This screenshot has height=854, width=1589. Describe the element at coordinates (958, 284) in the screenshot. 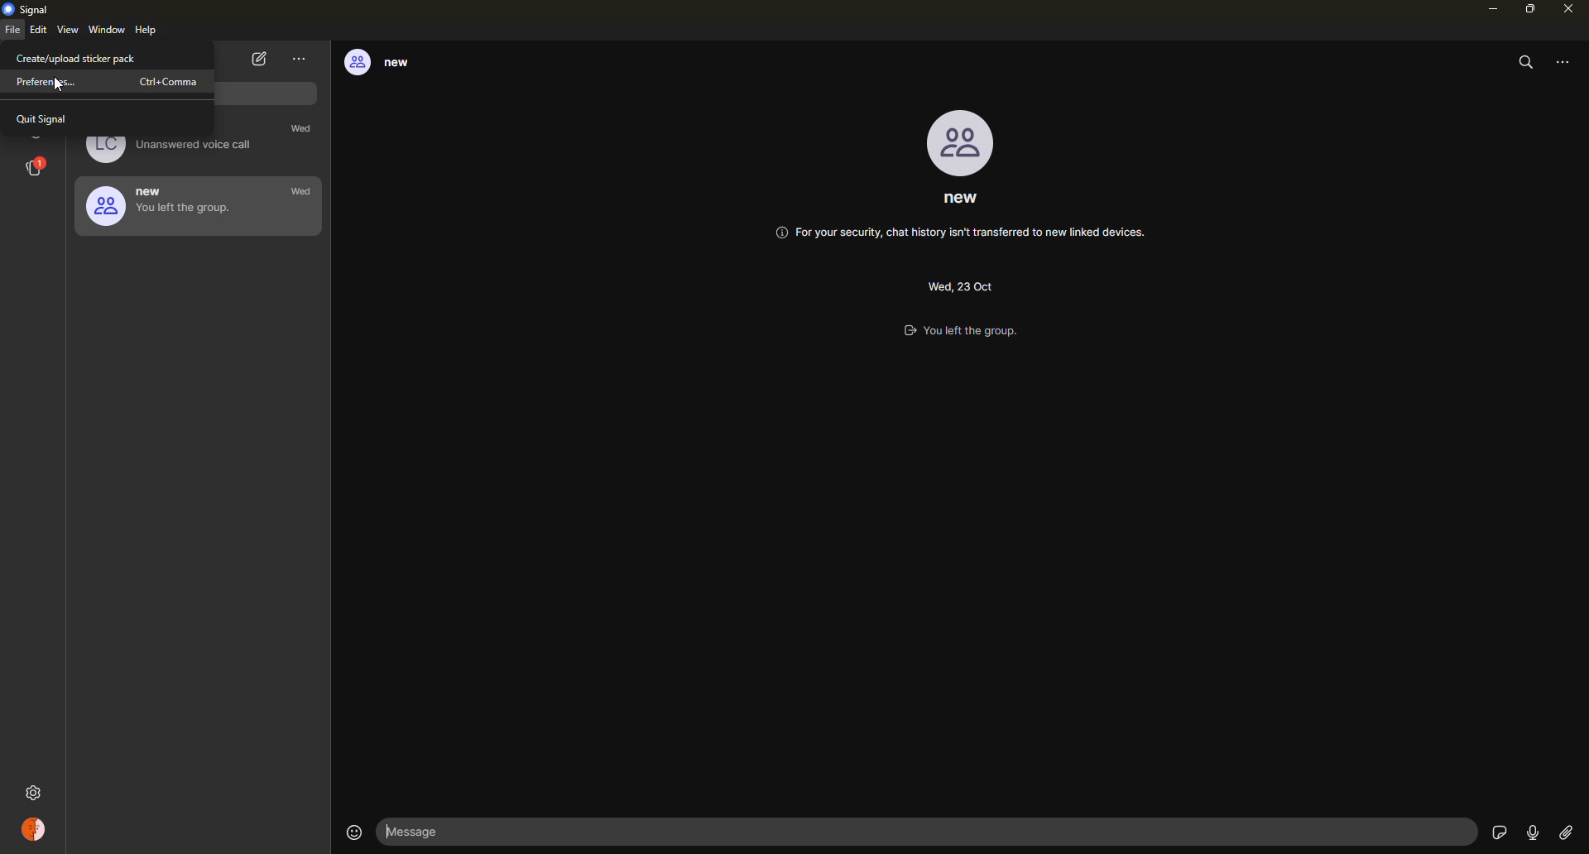

I see `Wed, 23 Oct` at that location.